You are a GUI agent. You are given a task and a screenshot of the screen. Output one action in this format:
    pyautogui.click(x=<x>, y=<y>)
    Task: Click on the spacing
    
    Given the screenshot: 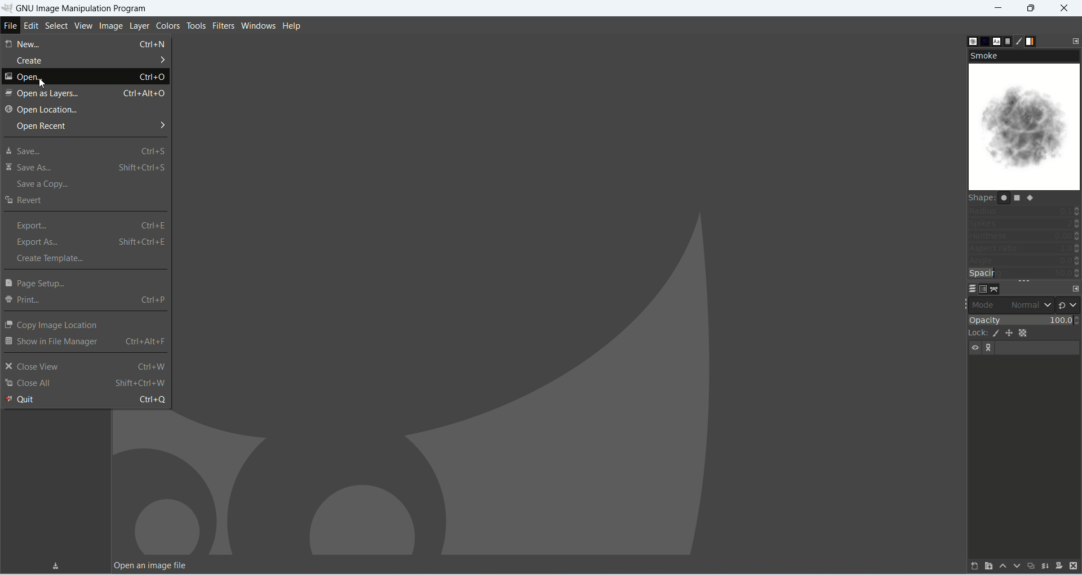 What is the action you would take?
    pyautogui.click(x=1025, y=273)
    